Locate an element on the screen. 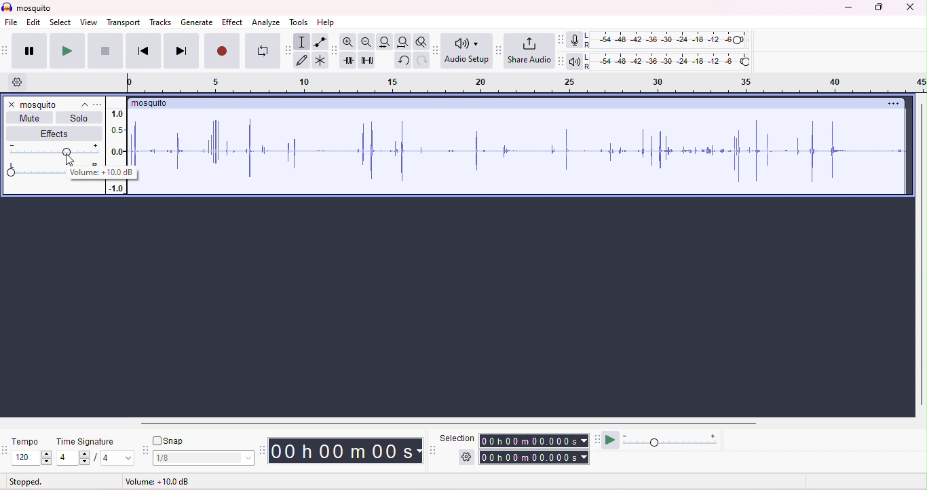 The width and height of the screenshot is (927, 490). loop is located at coordinates (263, 50).